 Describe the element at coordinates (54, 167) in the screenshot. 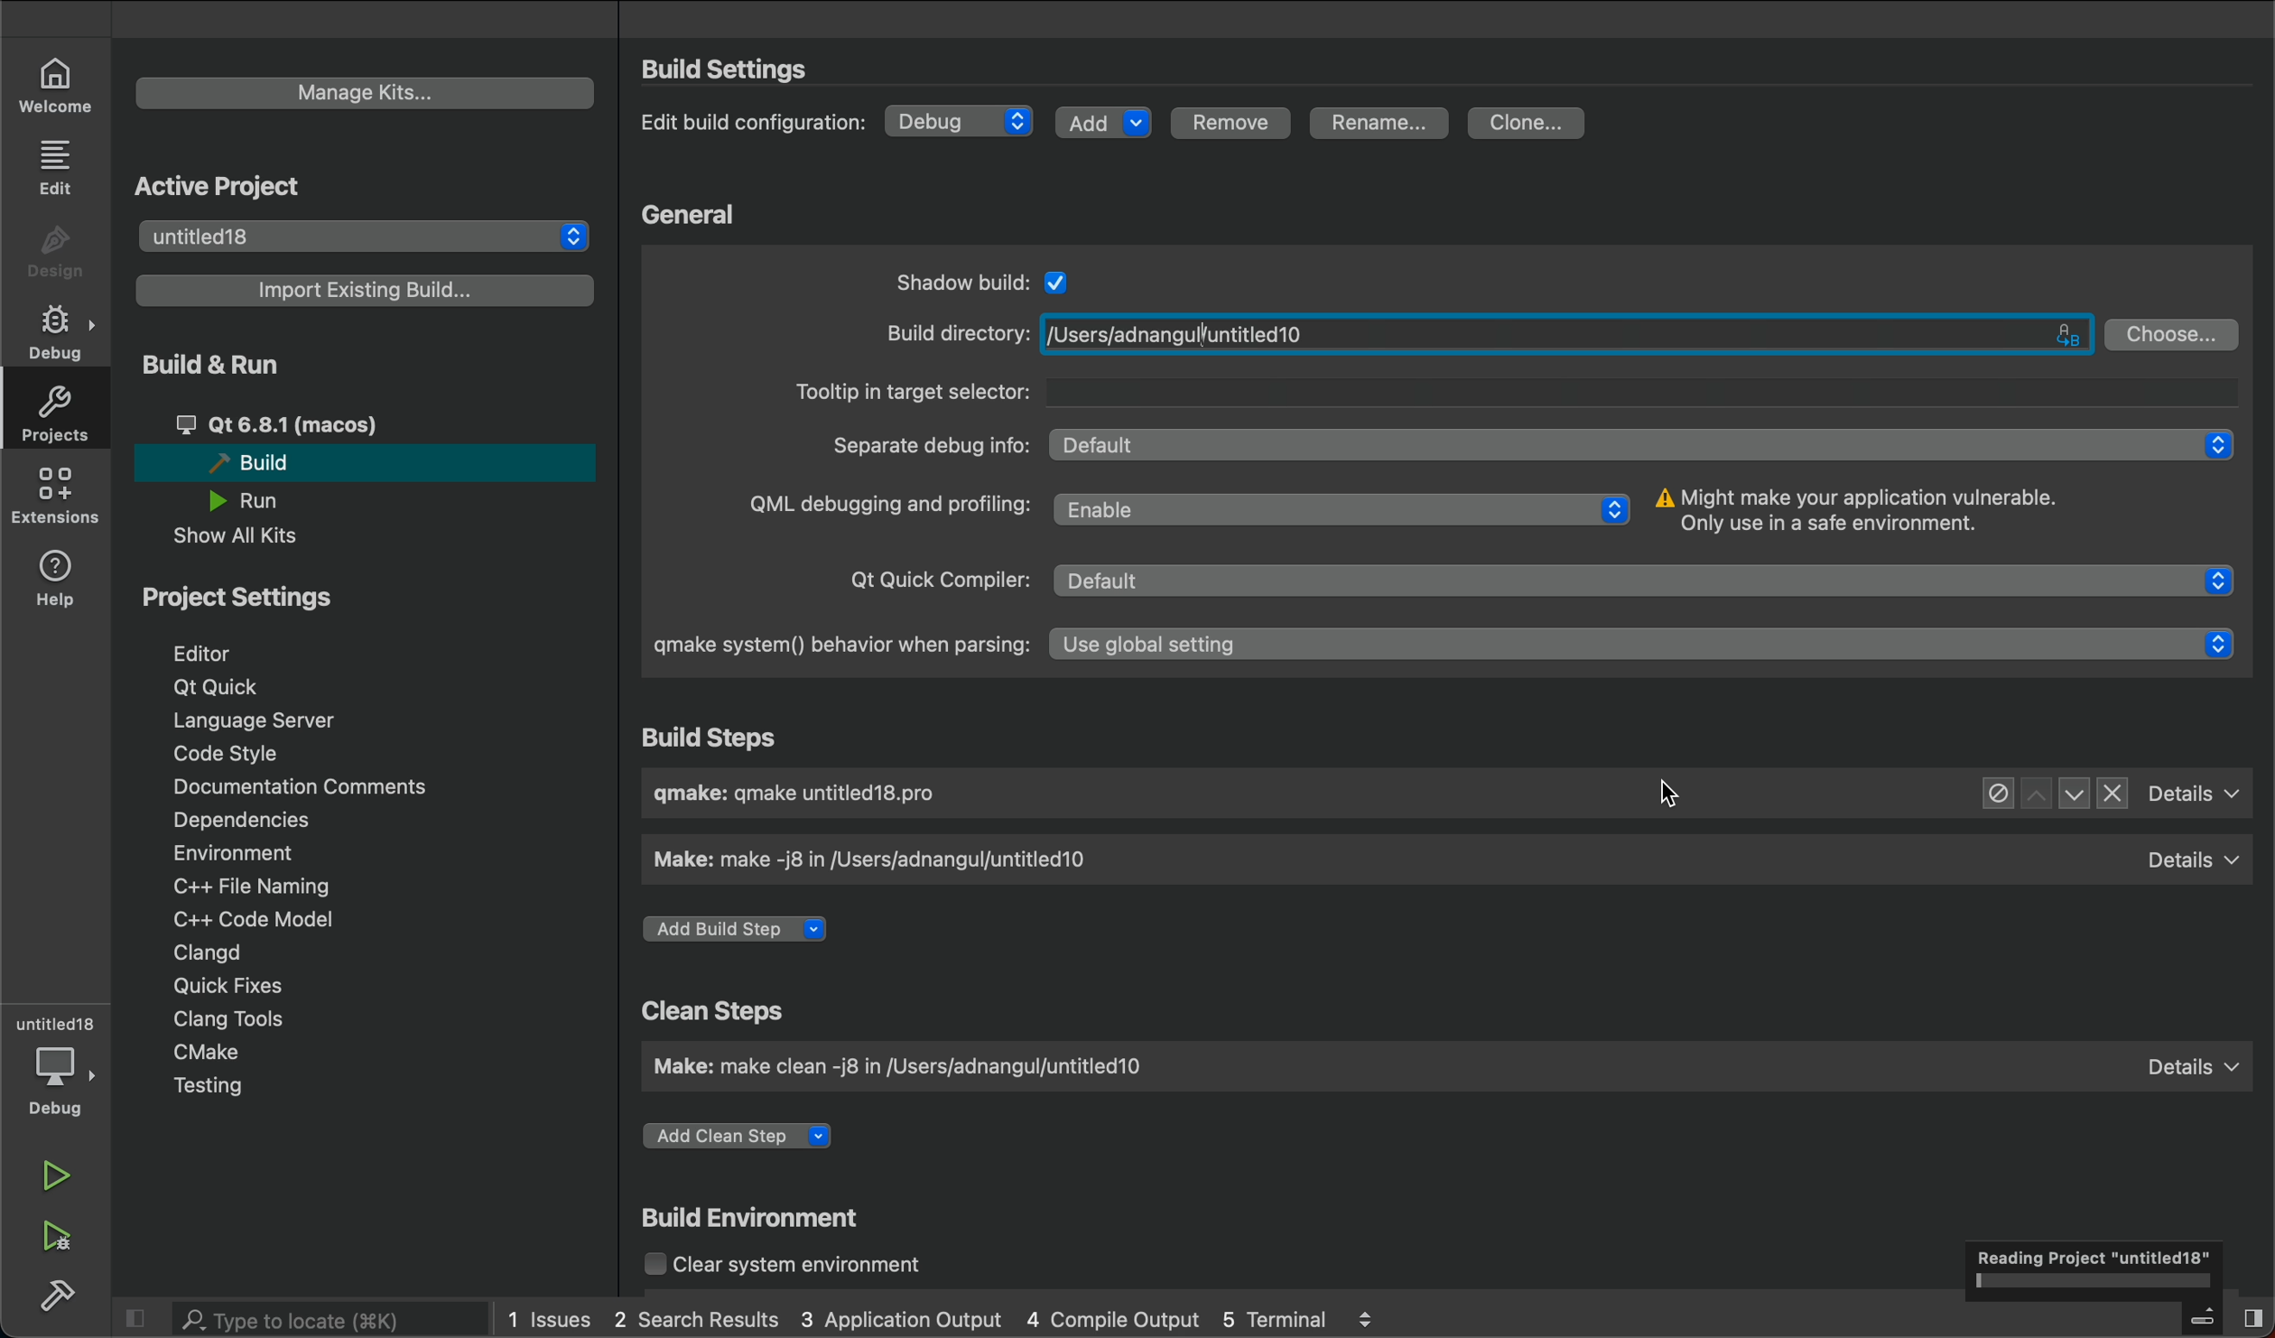

I see `edit` at that location.